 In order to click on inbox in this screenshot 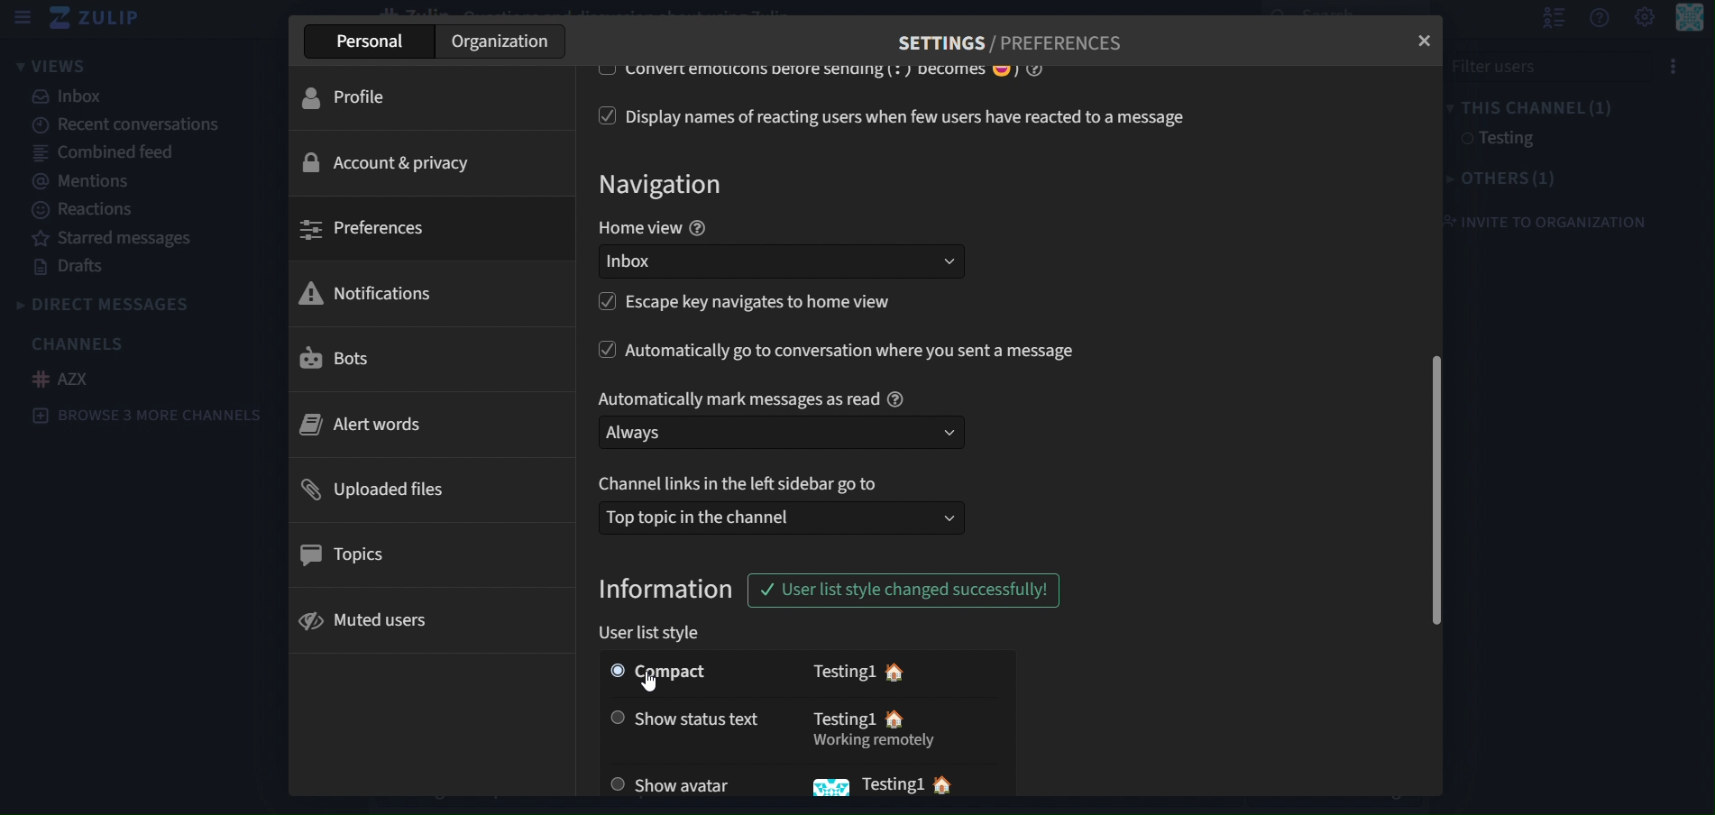, I will do `click(790, 264)`.